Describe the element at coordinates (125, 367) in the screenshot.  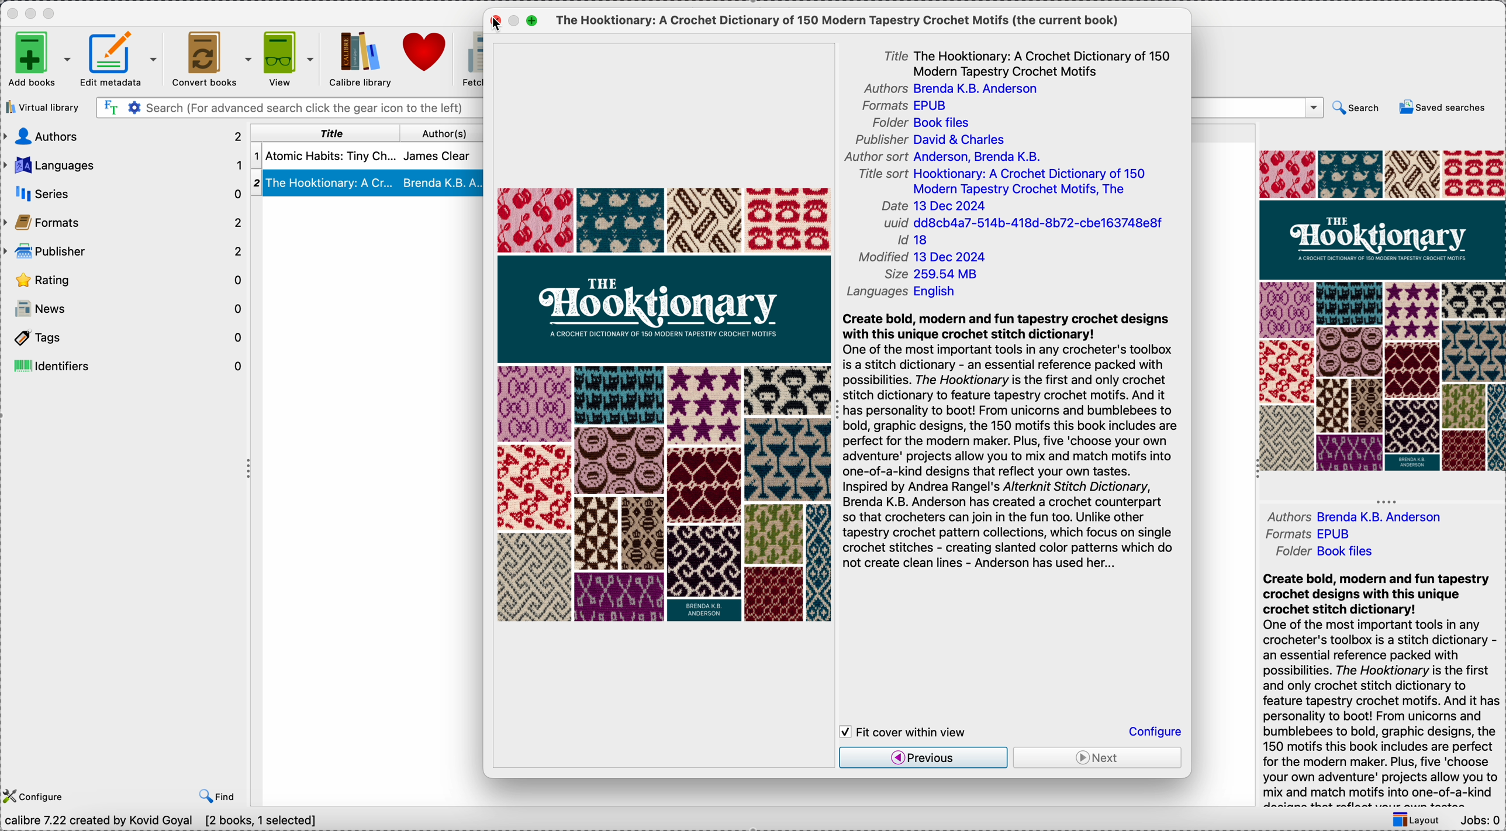
I see `identifiers` at that location.